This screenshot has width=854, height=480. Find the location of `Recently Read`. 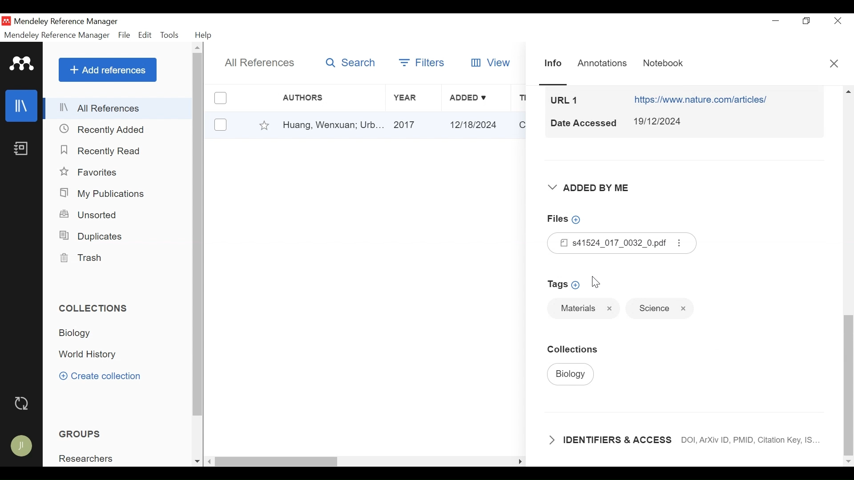

Recently Read is located at coordinates (103, 151).